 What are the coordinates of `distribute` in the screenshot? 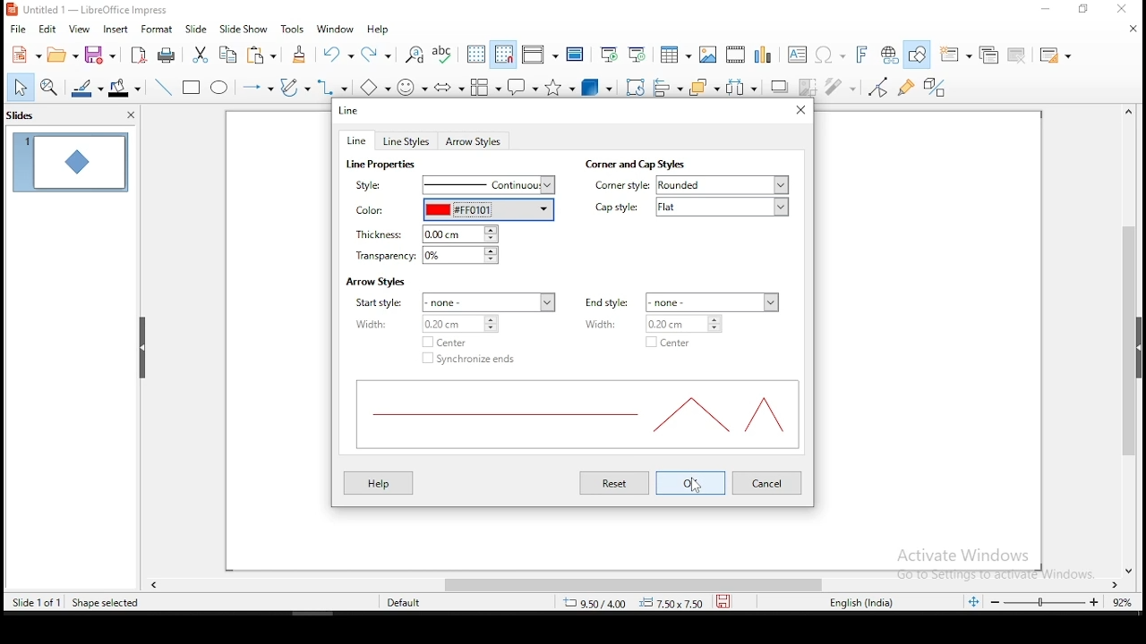 It's located at (742, 86).